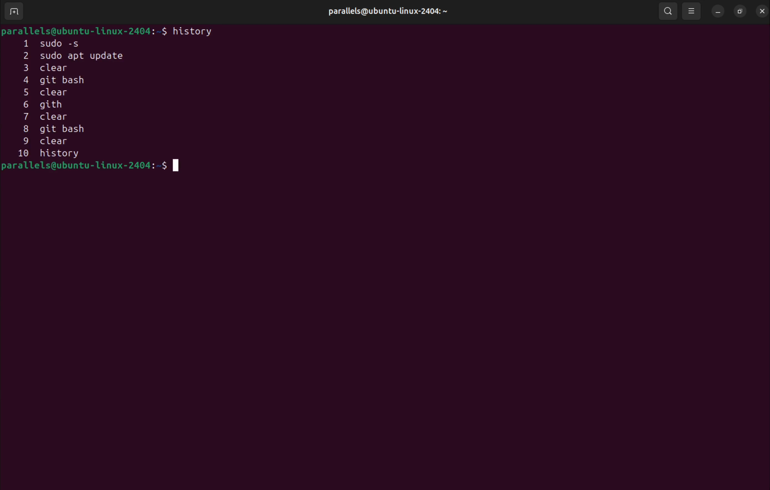 This screenshot has width=770, height=490. What do you see at coordinates (693, 11) in the screenshot?
I see `view options` at bounding box center [693, 11].